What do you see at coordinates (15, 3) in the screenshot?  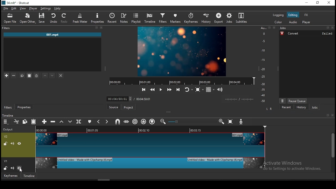 I see `54 mlt* -shotcut` at bounding box center [15, 3].